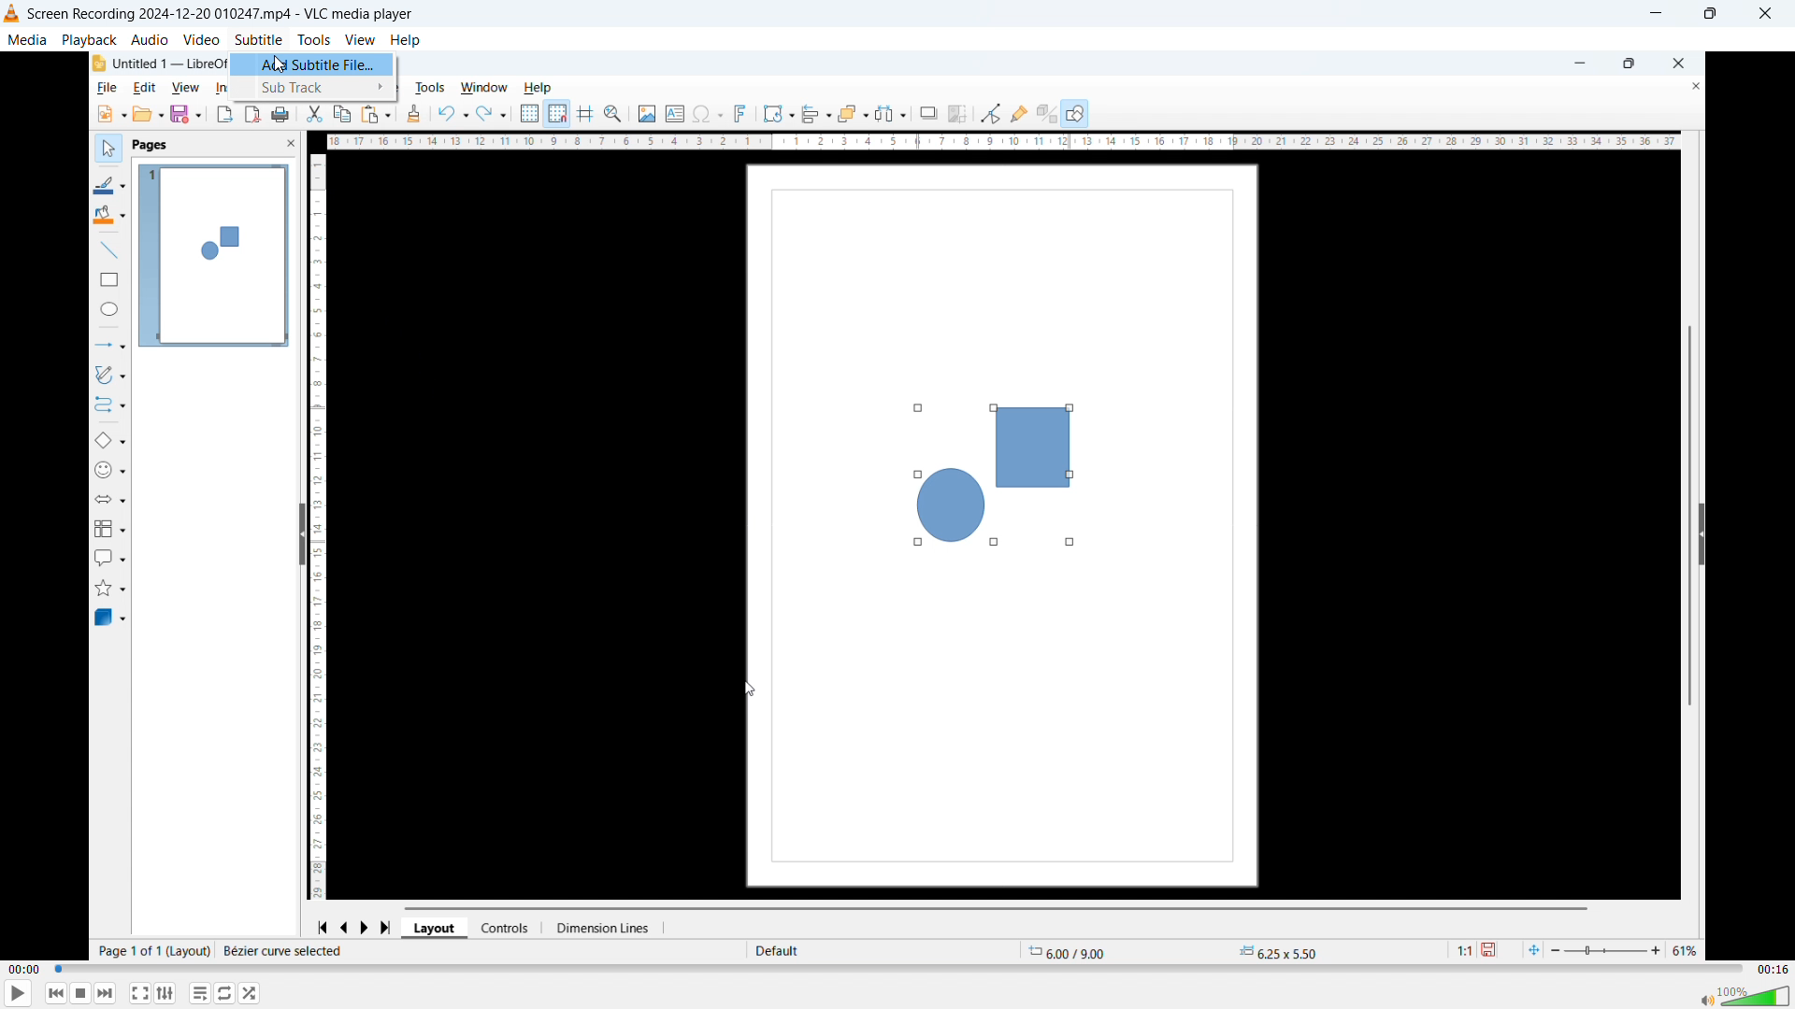  I want to click on 3d object, so click(111, 618).